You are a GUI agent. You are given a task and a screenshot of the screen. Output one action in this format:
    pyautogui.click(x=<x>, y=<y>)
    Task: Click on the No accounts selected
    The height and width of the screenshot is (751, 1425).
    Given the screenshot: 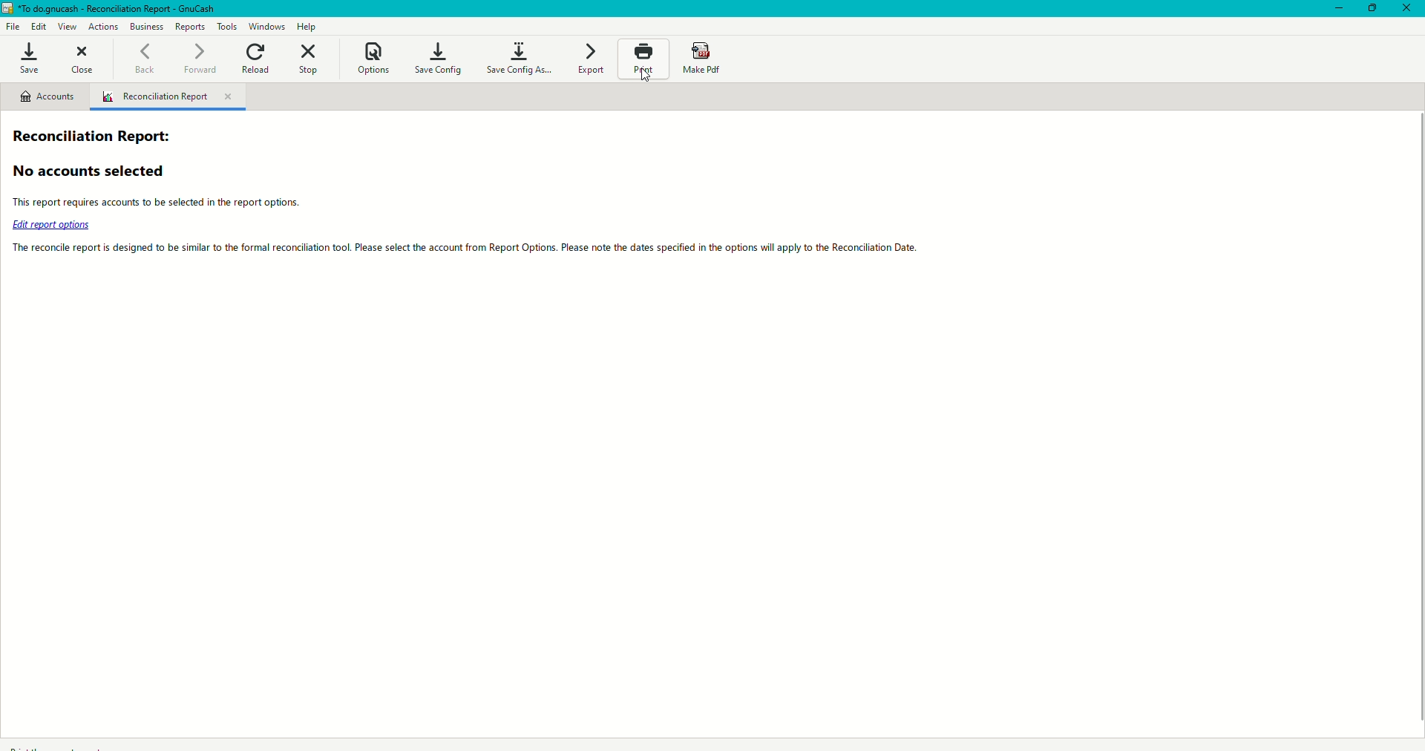 What is the action you would take?
    pyautogui.click(x=96, y=173)
    